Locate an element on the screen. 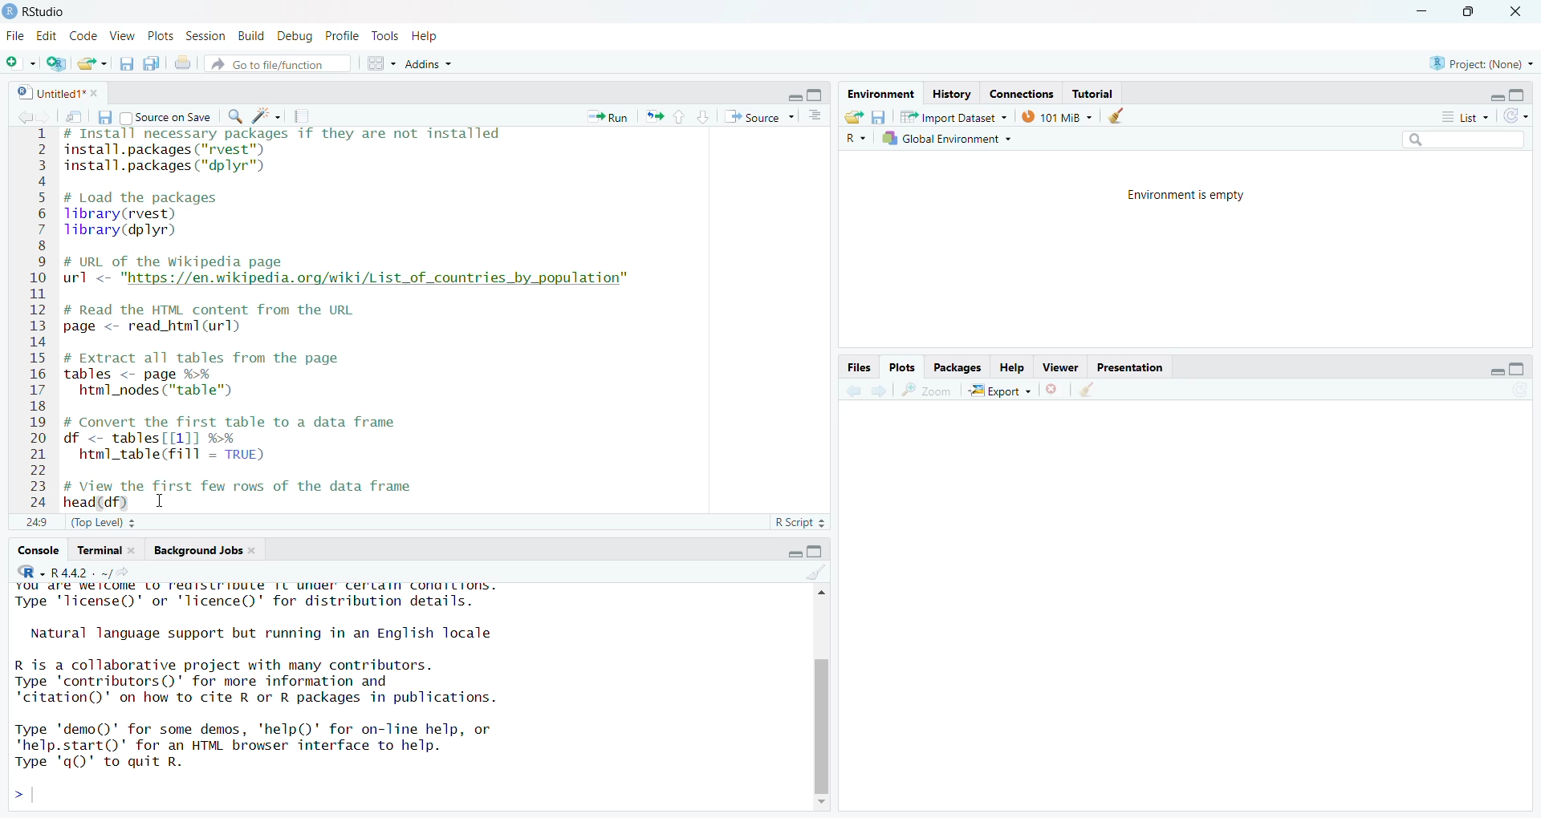 This screenshot has height=818, width=1541. new file is located at coordinates (20, 62).